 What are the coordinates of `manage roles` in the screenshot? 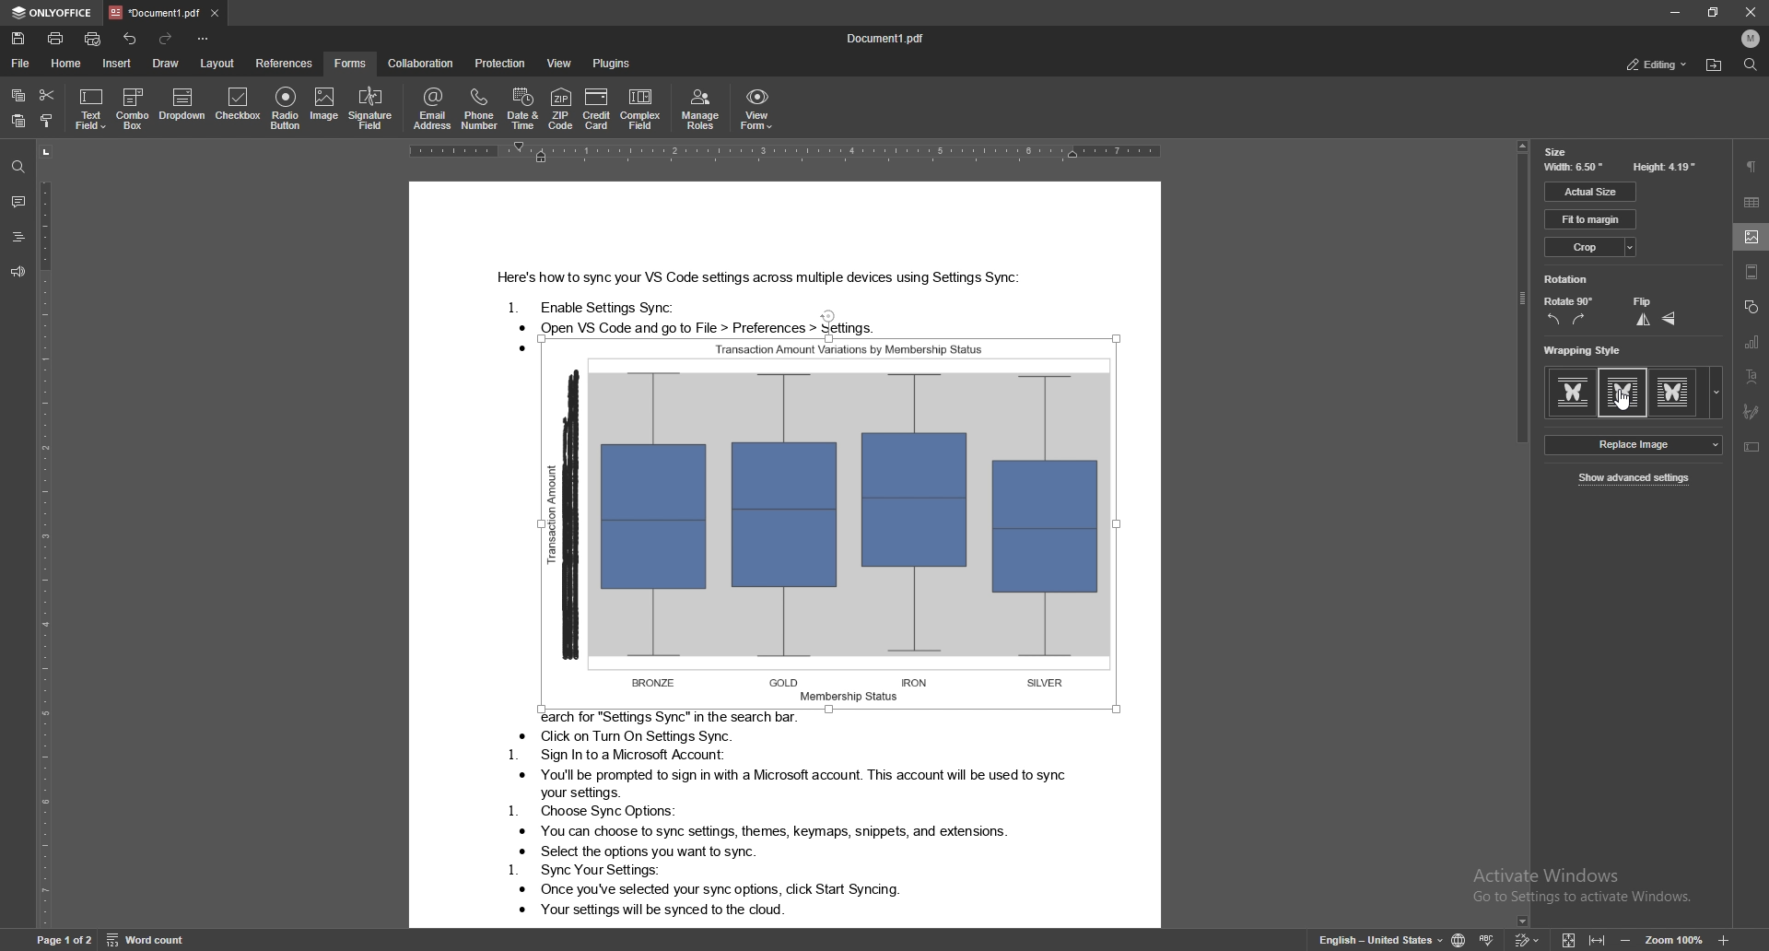 It's located at (702, 108).